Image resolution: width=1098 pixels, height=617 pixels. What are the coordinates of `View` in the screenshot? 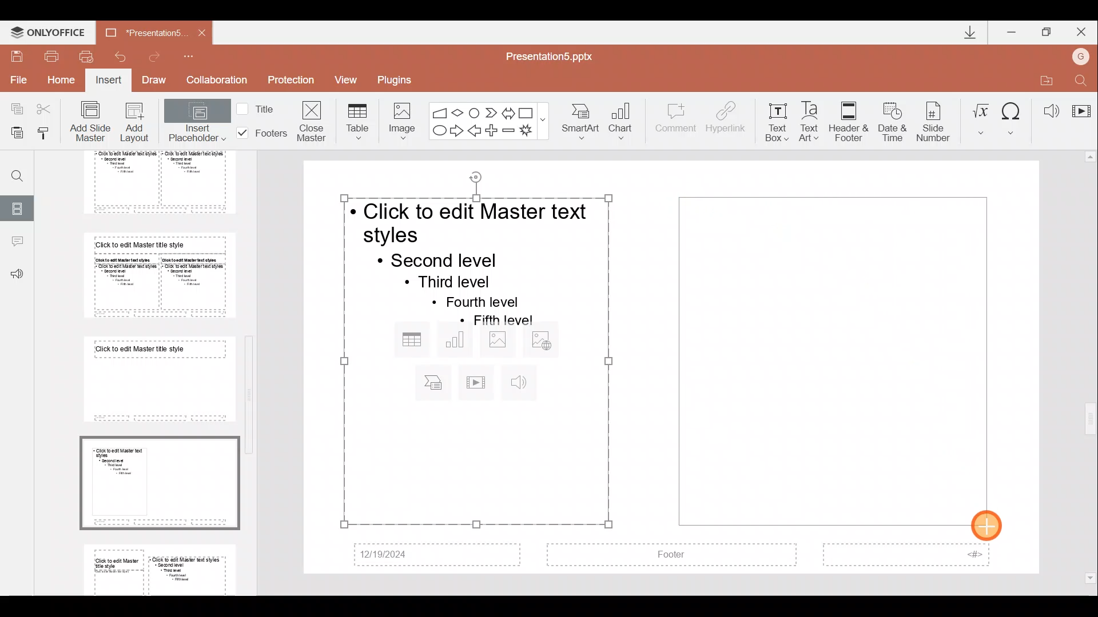 It's located at (350, 79).